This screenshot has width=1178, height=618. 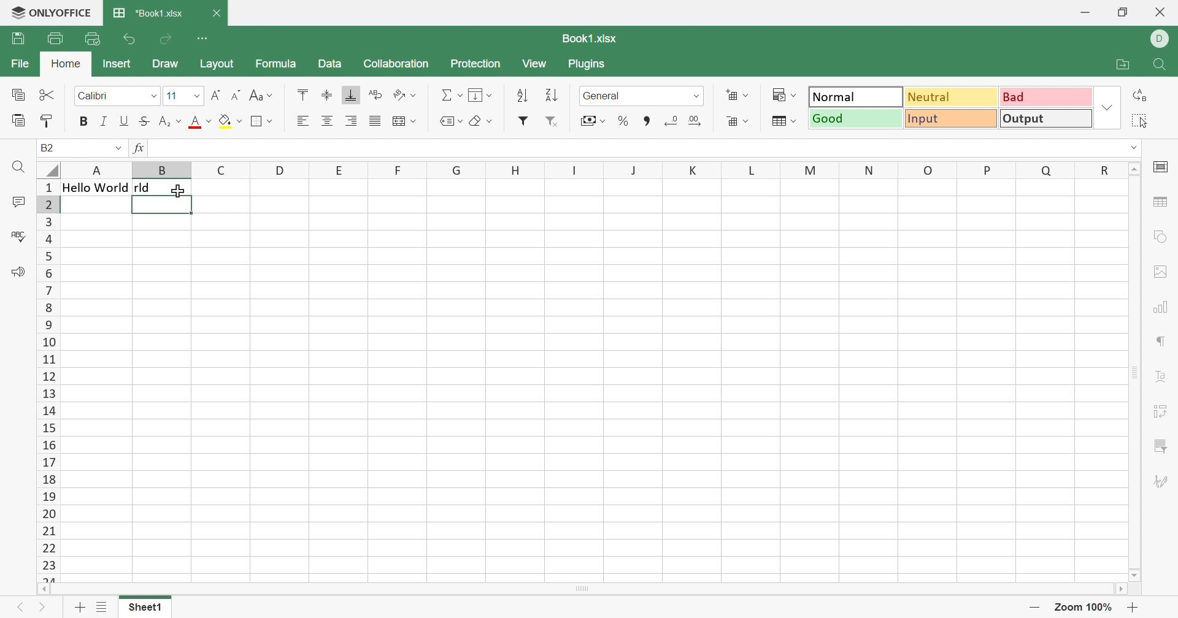 I want to click on Good, so click(x=854, y=118).